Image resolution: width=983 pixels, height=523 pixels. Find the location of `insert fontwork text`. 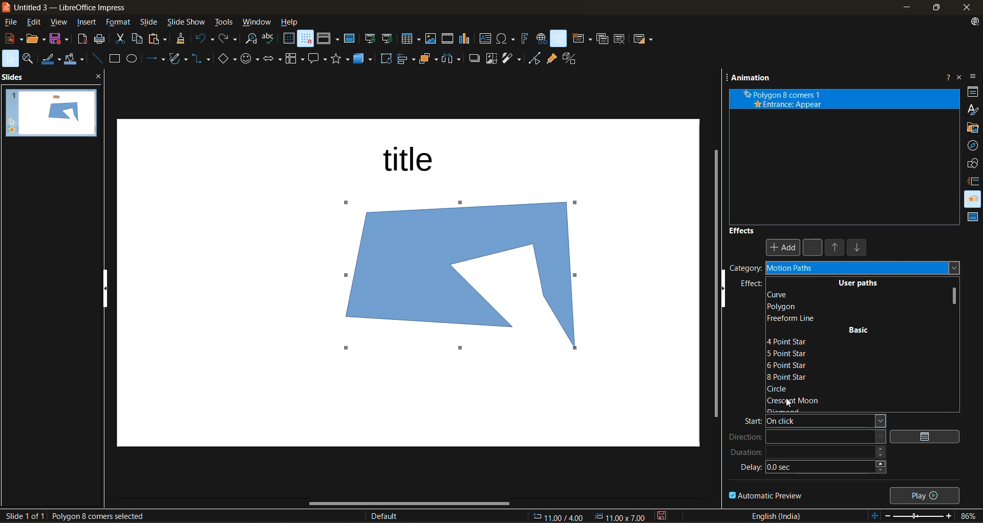

insert fontwork text is located at coordinates (524, 39).